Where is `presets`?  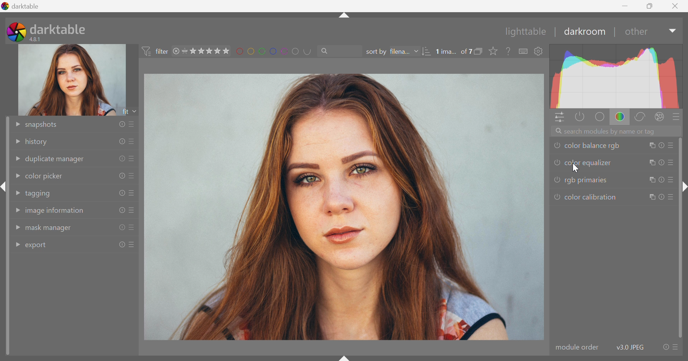 presets is located at coordinates (673, 163).